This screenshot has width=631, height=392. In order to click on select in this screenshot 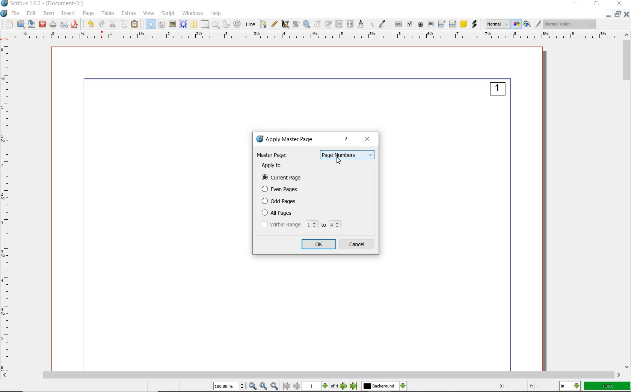, I will do `click(152, 24)`.